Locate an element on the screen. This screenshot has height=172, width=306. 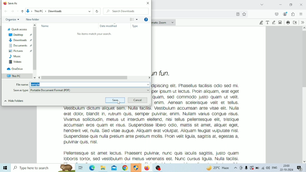
Save As is located at coordinates (13, 3).